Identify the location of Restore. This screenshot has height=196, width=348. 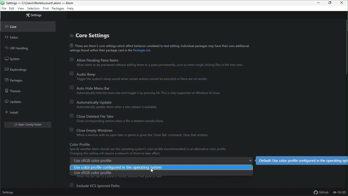
(331, 3).